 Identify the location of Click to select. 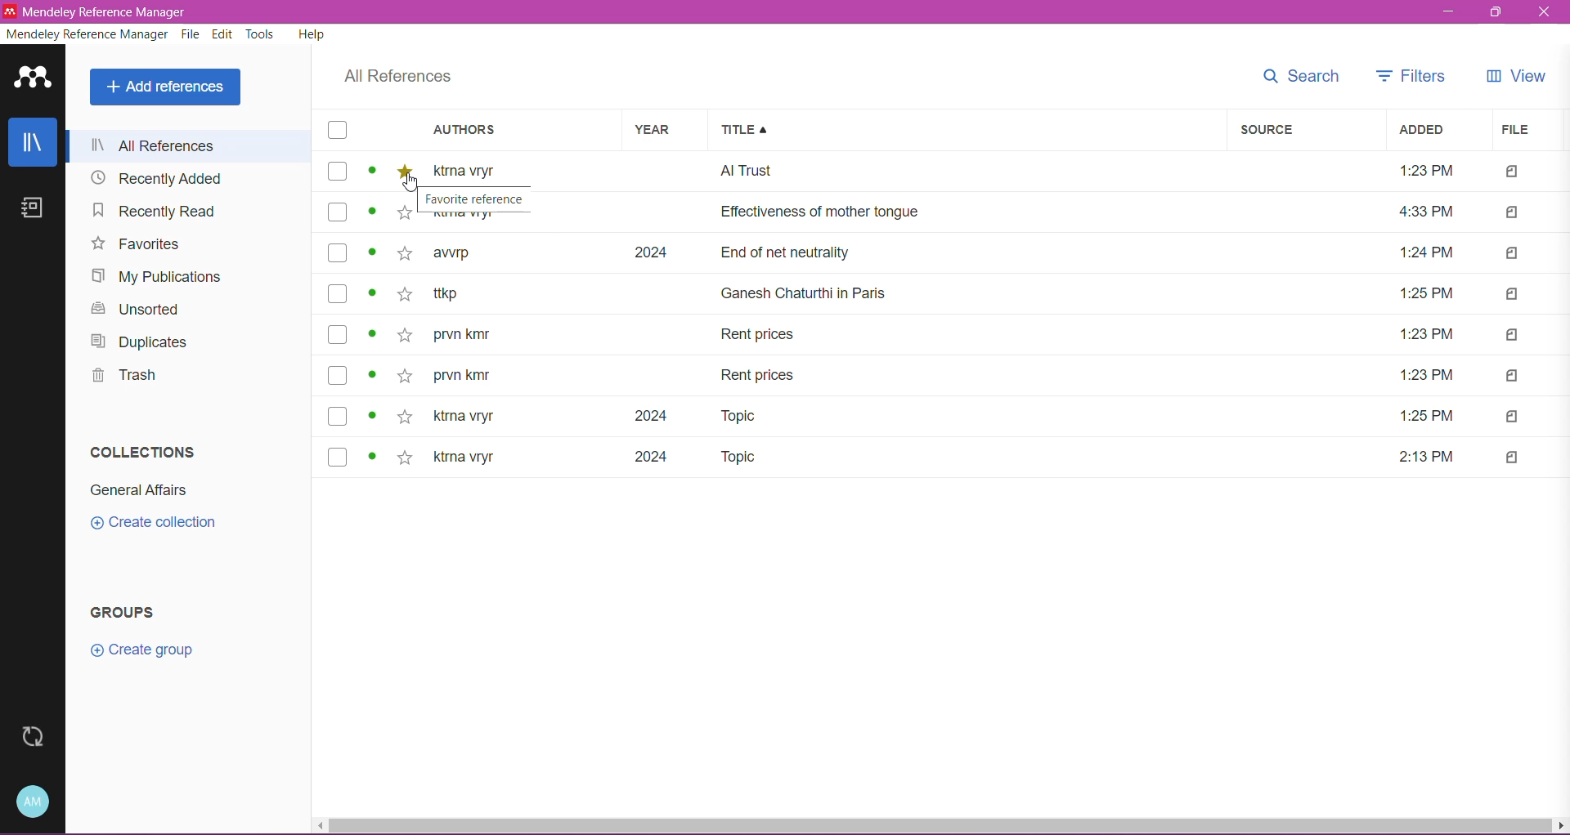
(338, 334).